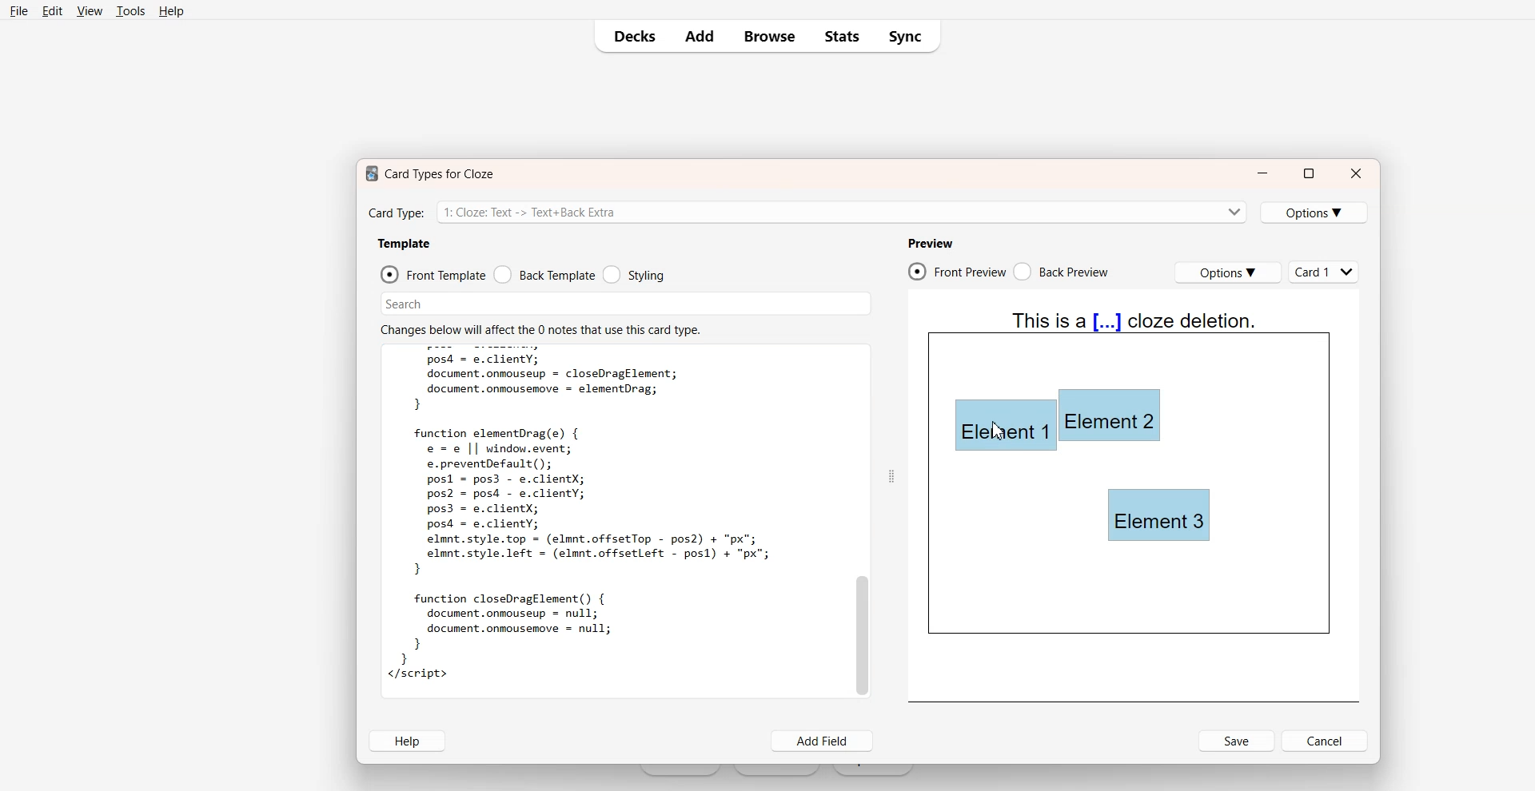 The height and width of the screenshot is (791, 1535). Describe the element at coordinates (404, 244) in the screenshot. I see `Template` at that location.